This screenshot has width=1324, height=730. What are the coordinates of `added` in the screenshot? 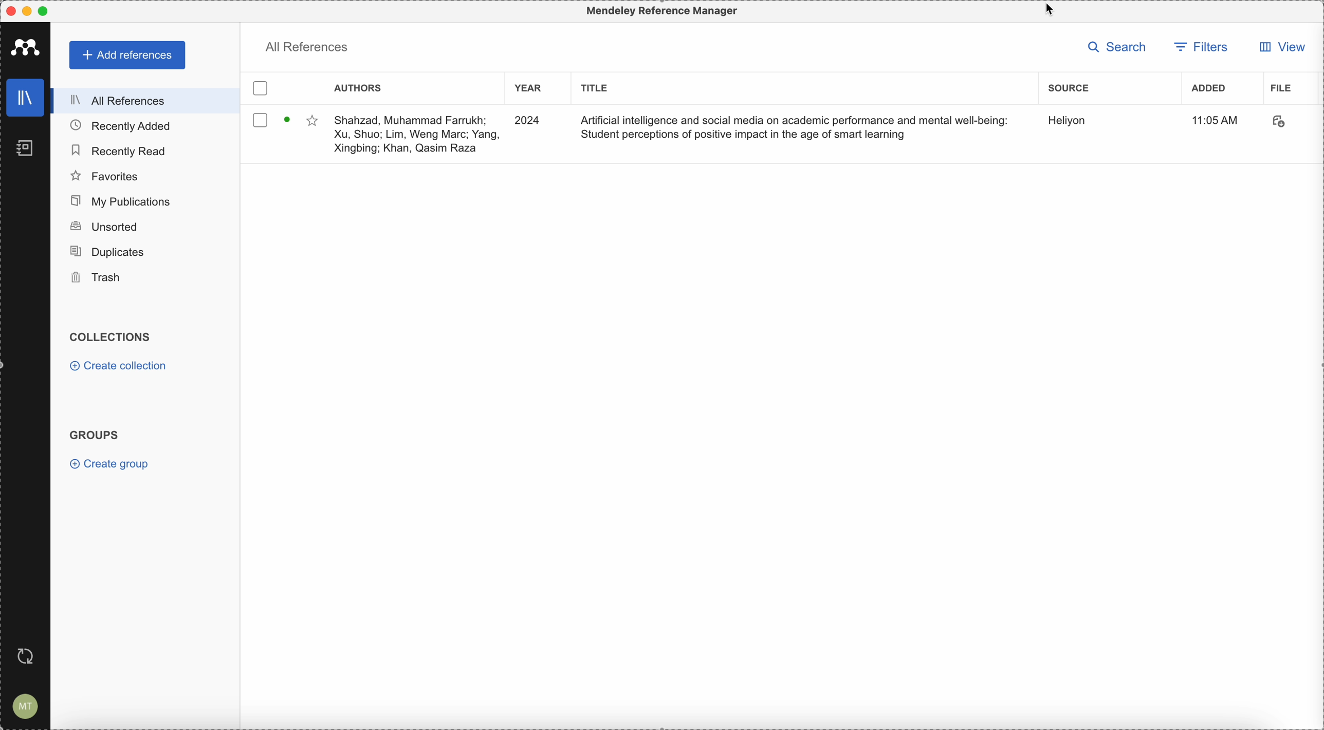 It's located at (1211, 91).